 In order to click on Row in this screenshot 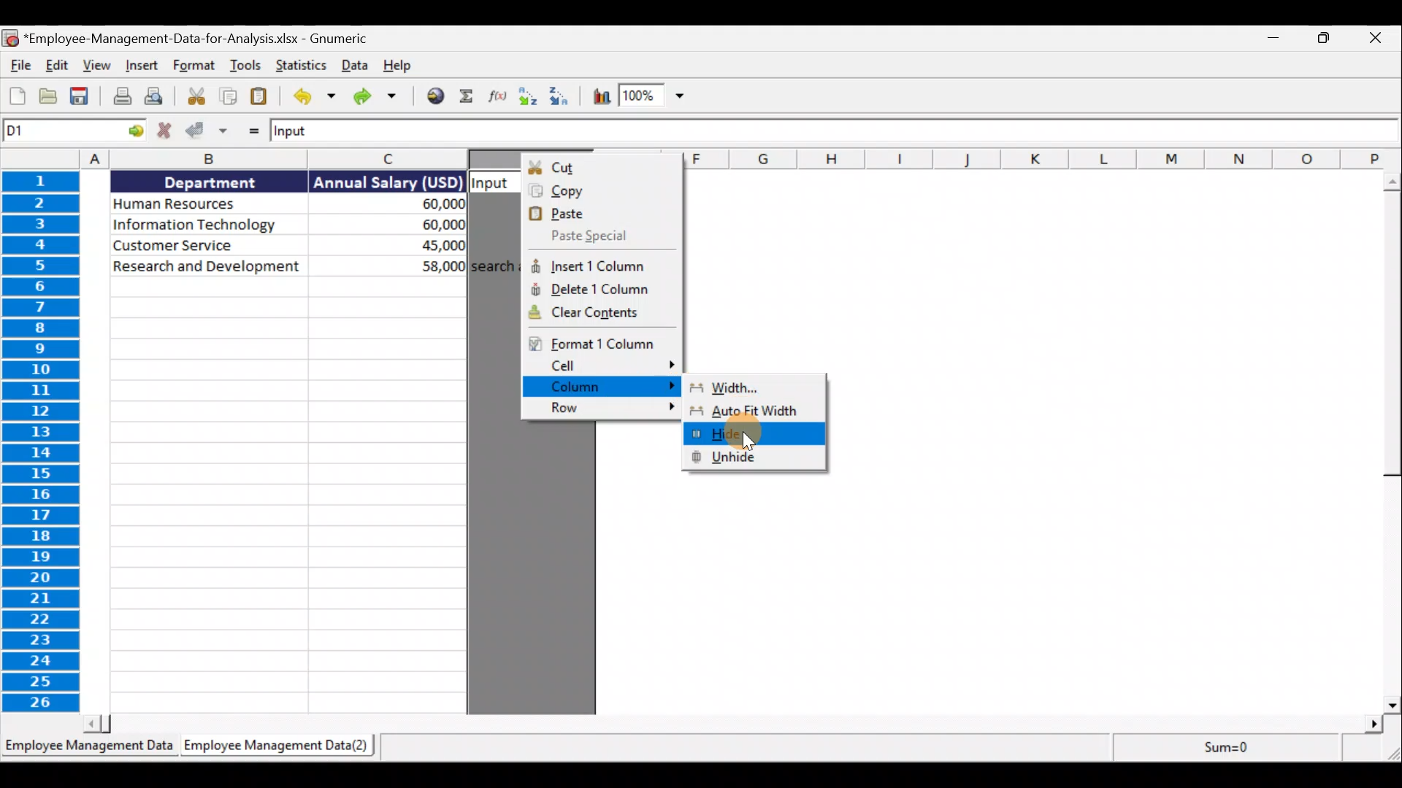, I will do `click(600, 409)`.